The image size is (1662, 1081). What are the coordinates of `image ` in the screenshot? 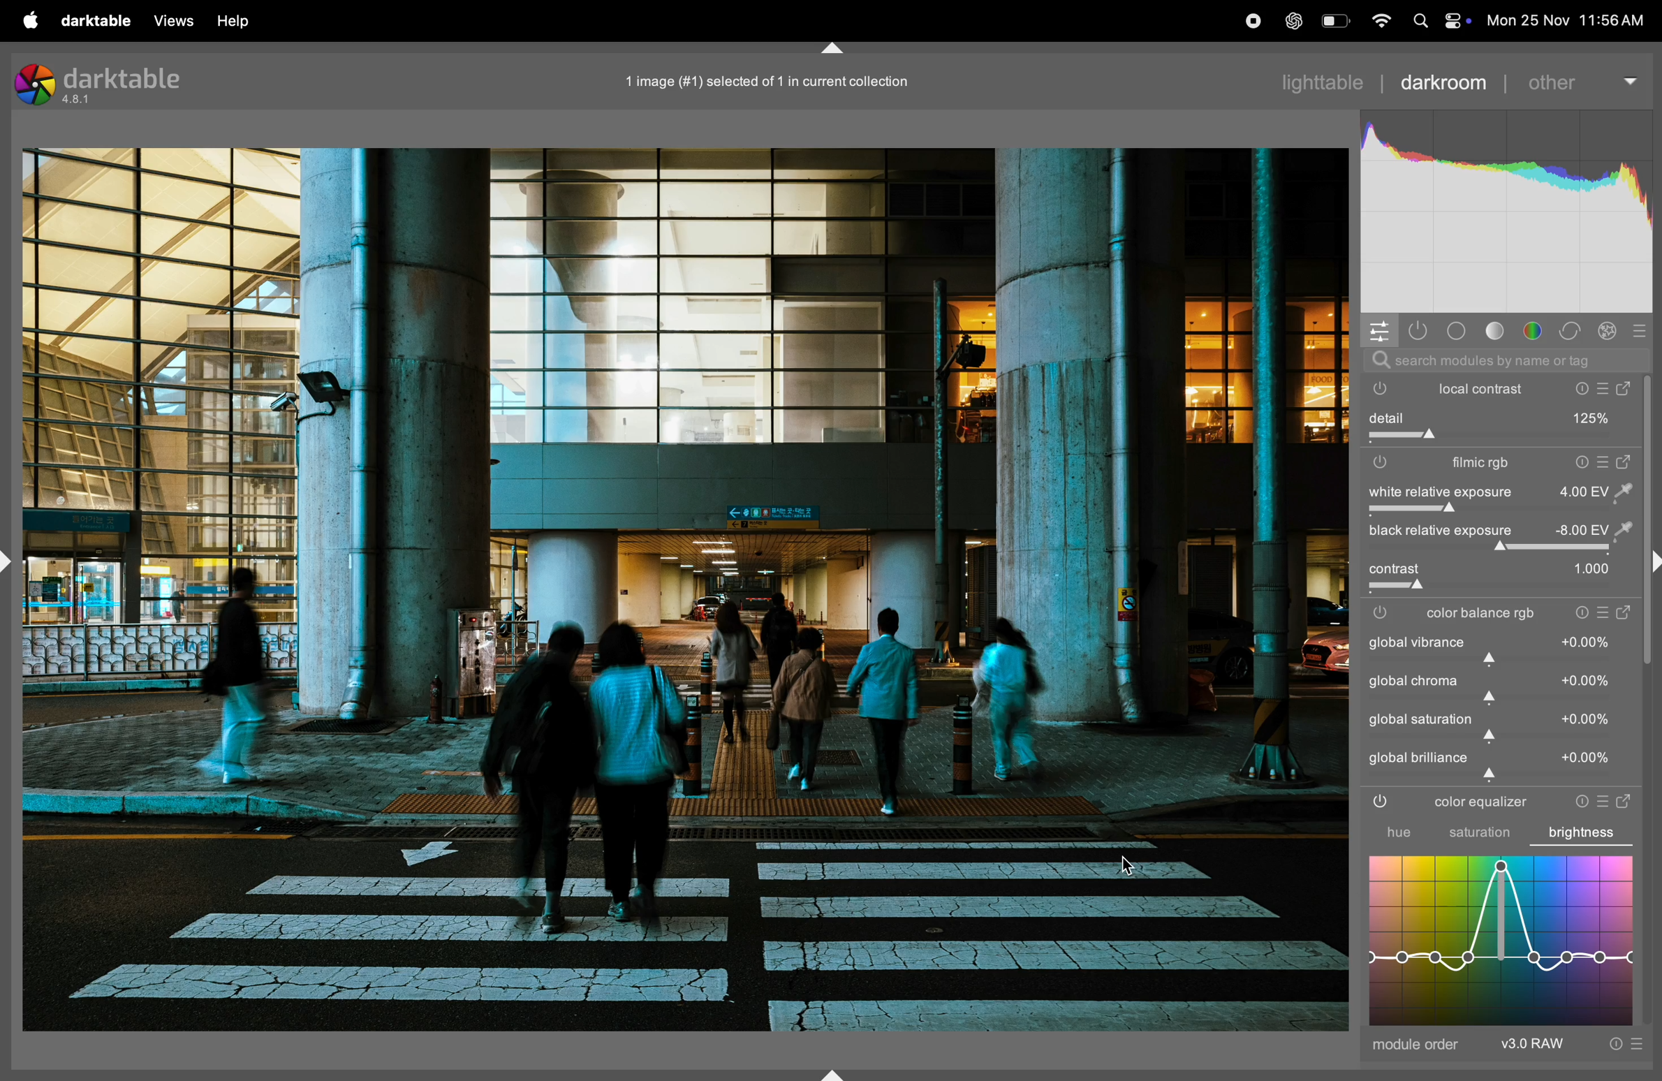 It's located at (686, 590).